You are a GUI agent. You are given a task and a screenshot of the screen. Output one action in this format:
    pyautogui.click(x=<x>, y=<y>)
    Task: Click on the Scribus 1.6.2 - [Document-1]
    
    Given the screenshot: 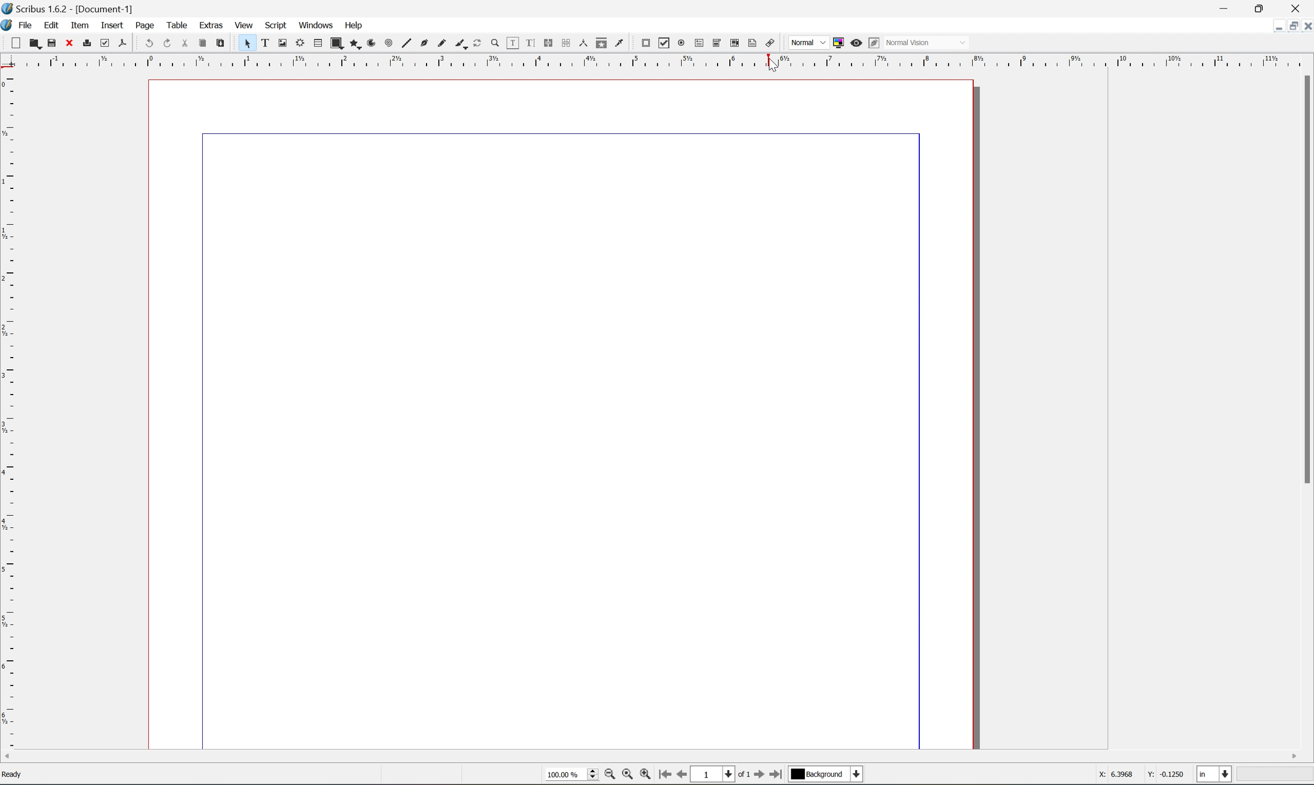 What is the action you would take?
    pyautogui.click(x=83, y=8)
    